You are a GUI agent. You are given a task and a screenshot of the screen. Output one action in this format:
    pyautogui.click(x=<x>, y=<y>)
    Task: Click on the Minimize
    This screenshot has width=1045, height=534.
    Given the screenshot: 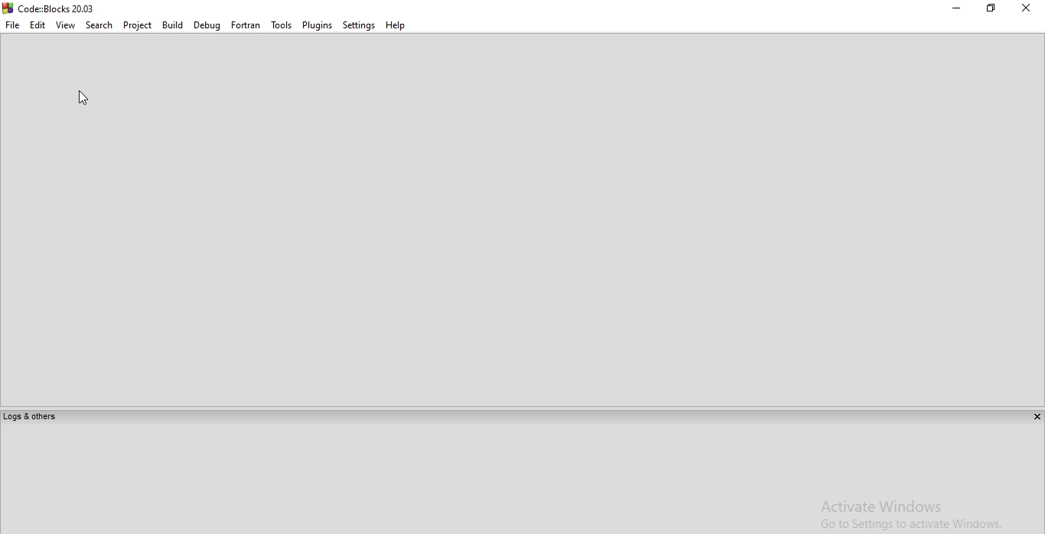 What is the action you would take?
    pyautogui.click(x=957, y=8)
    